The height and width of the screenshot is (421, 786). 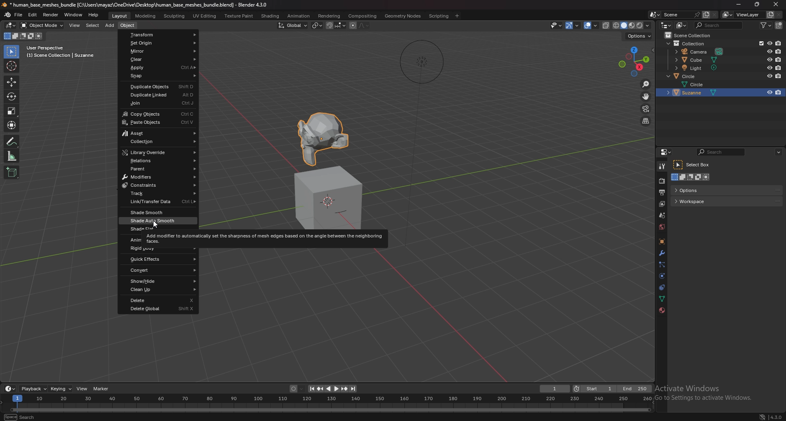 What do you see at coordinates (662, 241) in the screenshot?
I see `object` at bounding box center [662, 241].